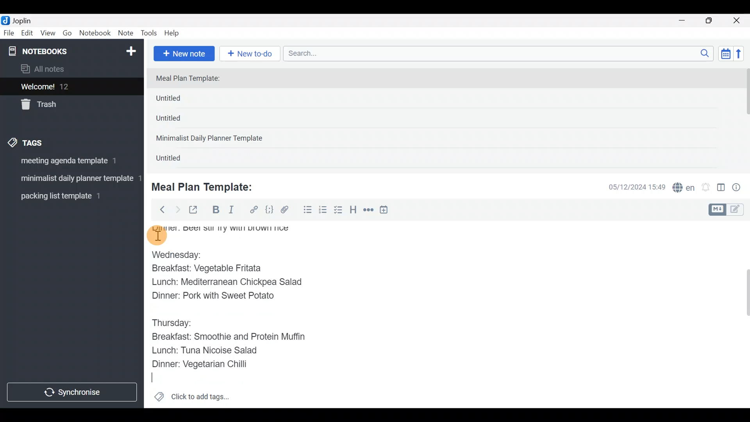 This screenshot has width=750, height=422. Describe the element at coordinates (368, 211) in the screenshot. I see `Horizontal rule` at that location.